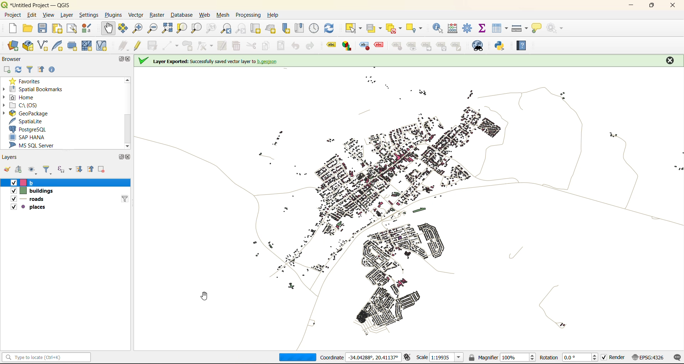 This screenshot has width=684, height=364. What do you see at coordinates (26, 105) in the screenshot?
I see `c\:os` at bounding box center [26, 105].